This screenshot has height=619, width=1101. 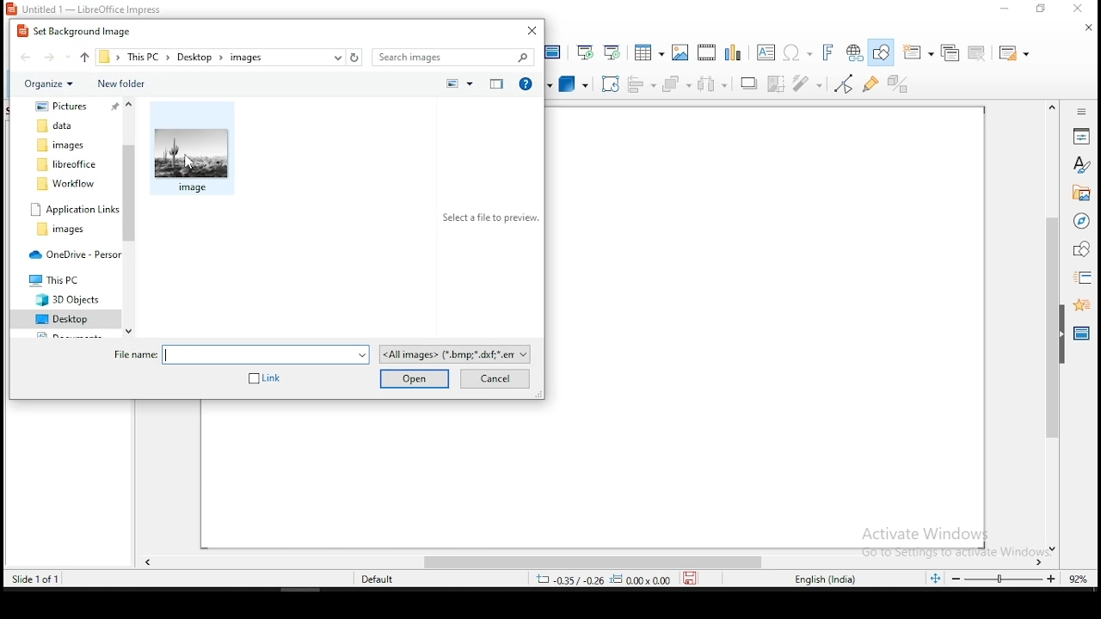 What do you see at coordinates (70, 255) in the screenshot?
I see `One drive` at bounding box center [70, 255].